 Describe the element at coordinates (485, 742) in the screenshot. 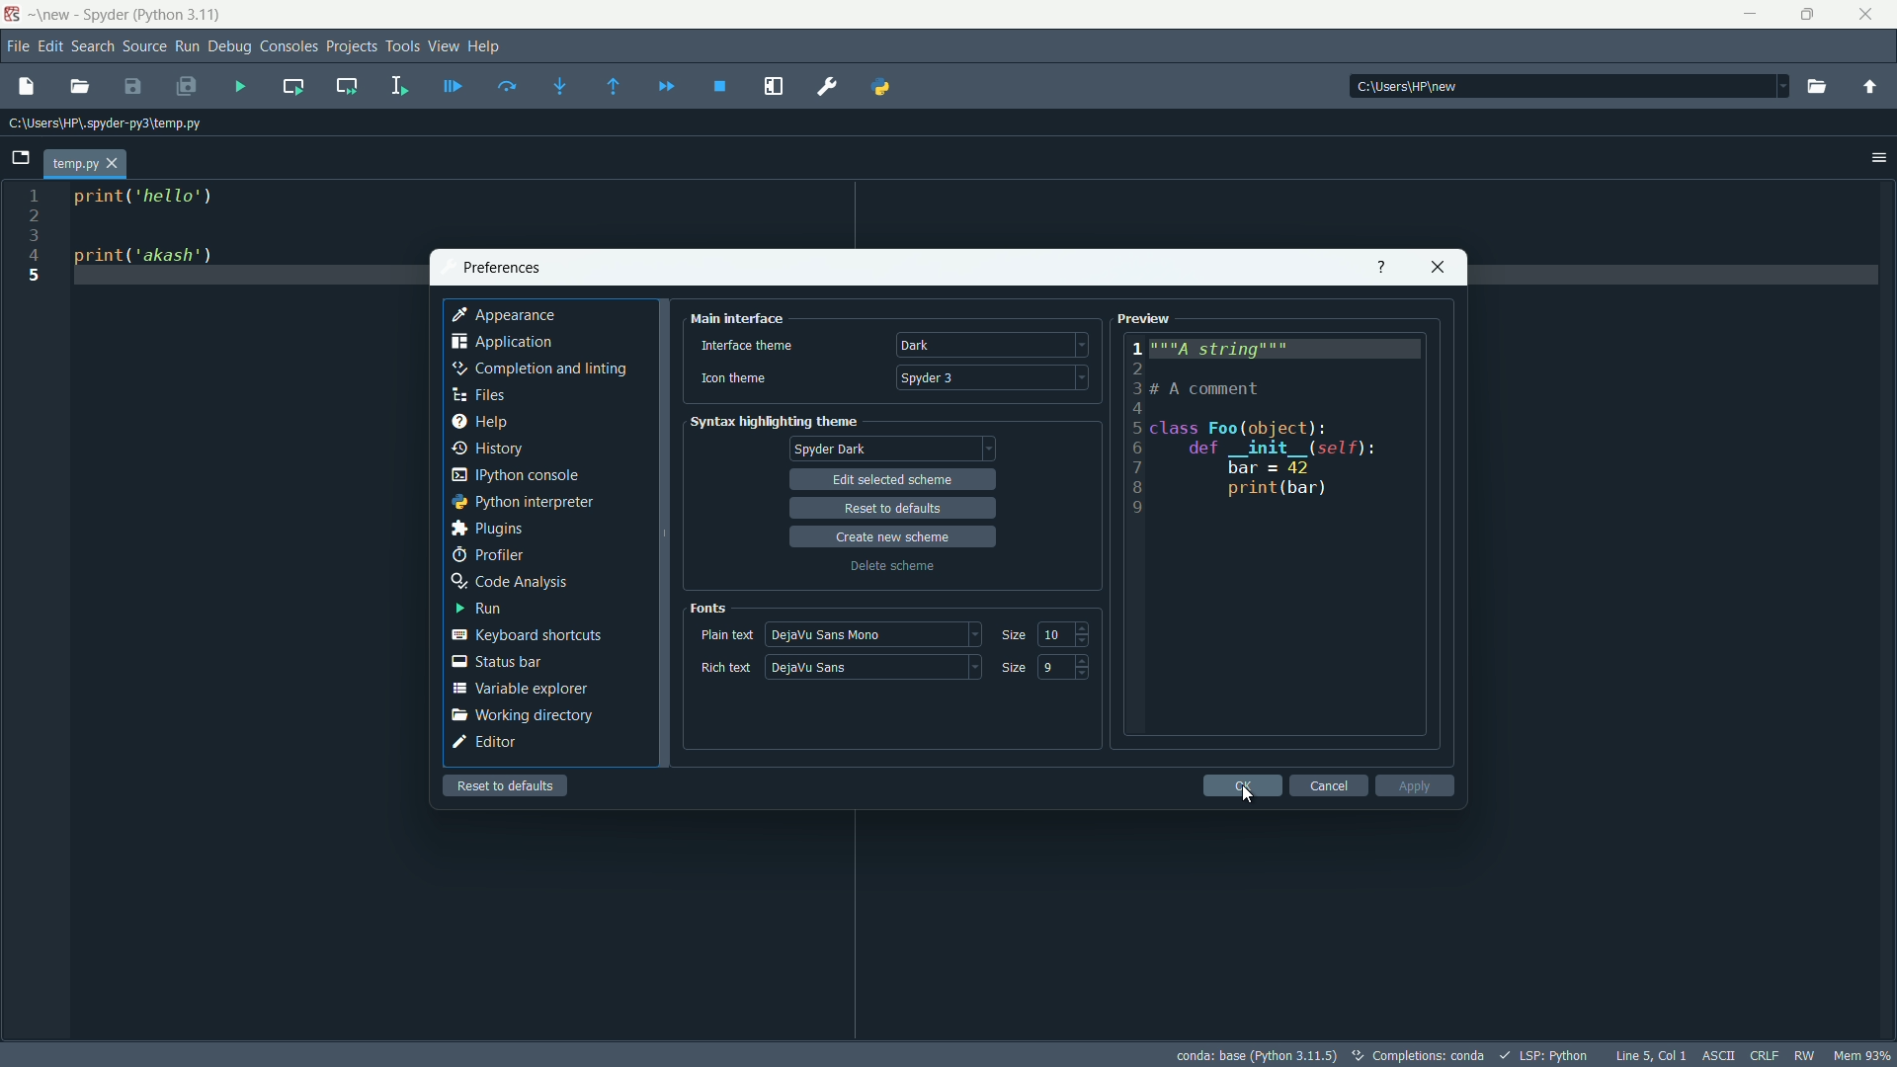

I see `editor` at that location.